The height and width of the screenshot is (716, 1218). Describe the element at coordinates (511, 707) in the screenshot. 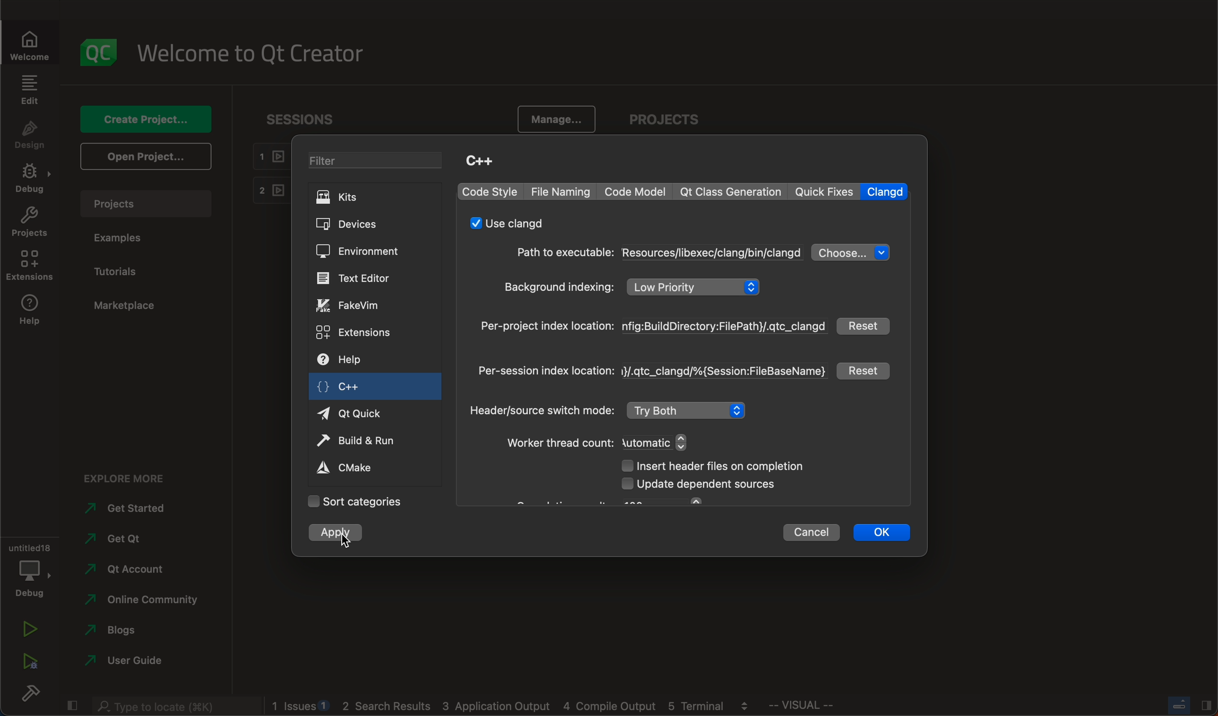

I see `logs` at that location.